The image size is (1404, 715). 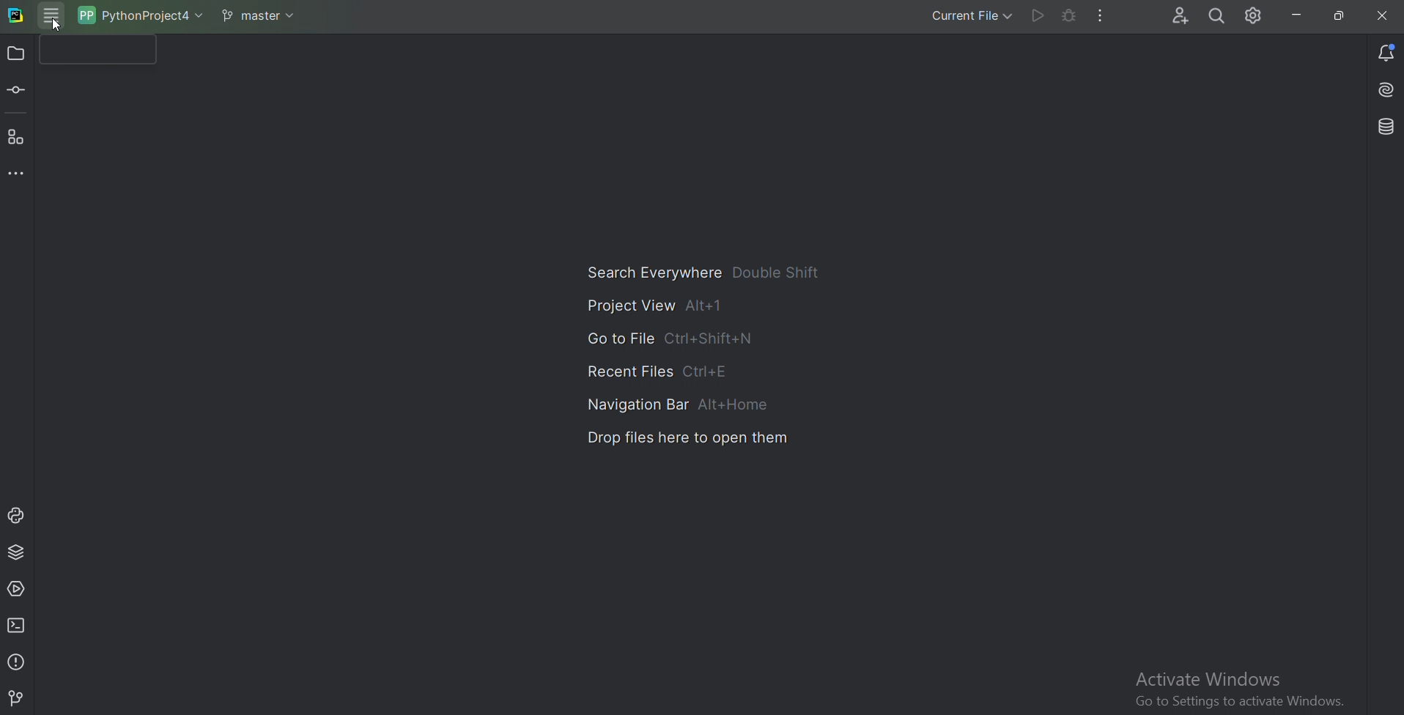 I want to click on More Actions, so click(x=1101, y=15).